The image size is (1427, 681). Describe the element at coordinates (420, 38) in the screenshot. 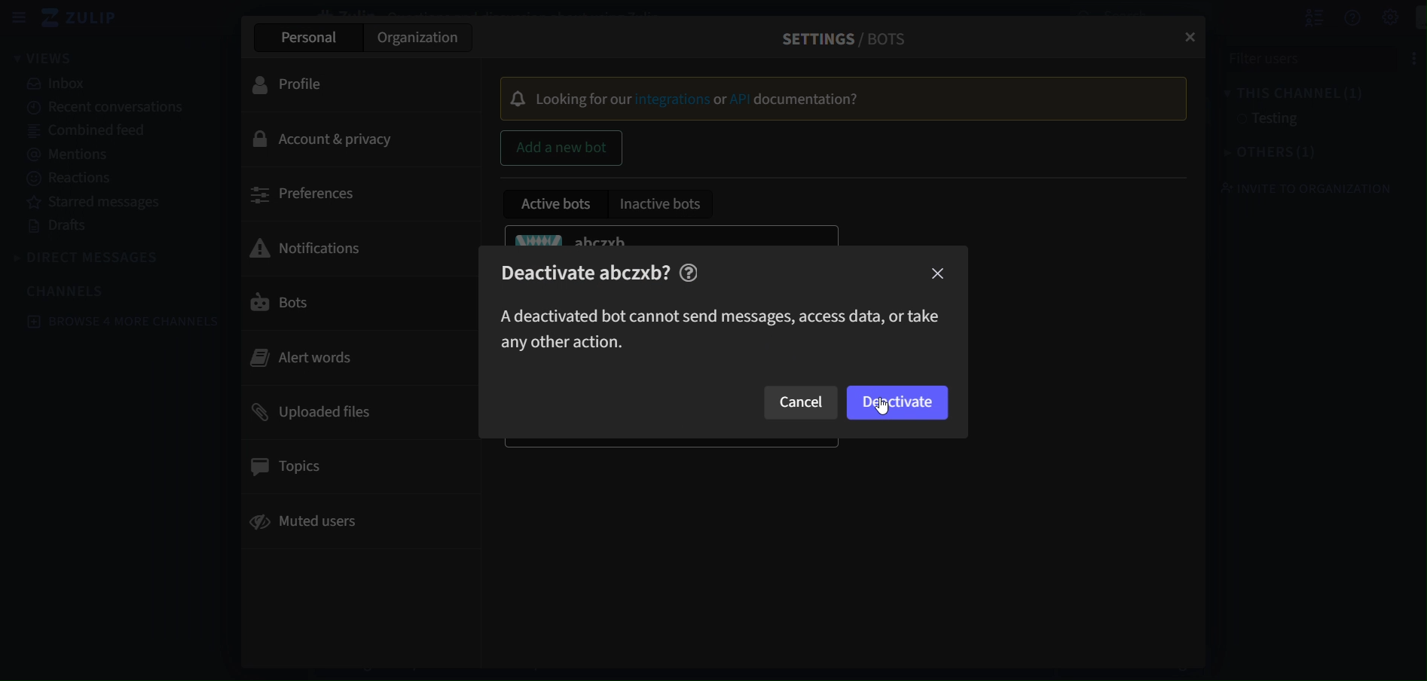

I see `organisation` at that location.